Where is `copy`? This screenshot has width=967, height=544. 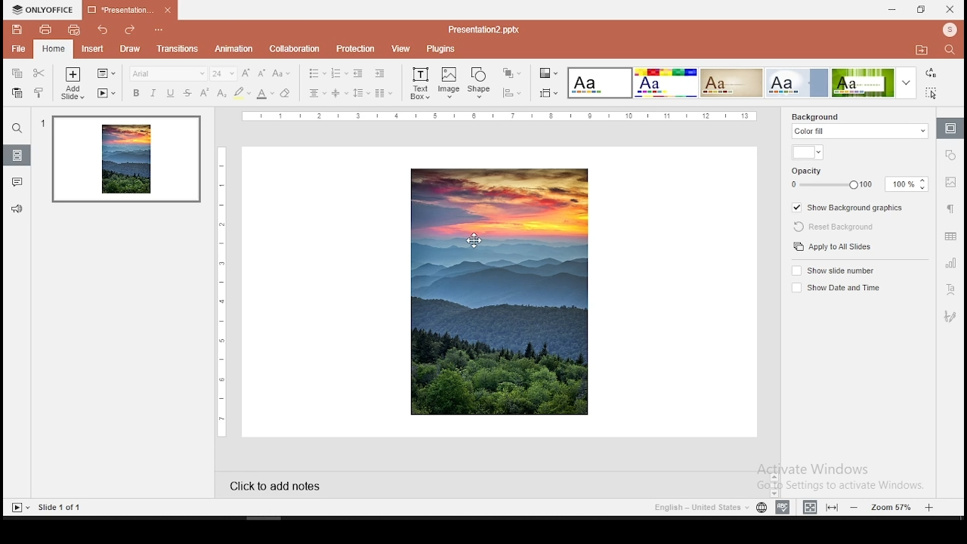
copy is located at coordinates (15, 74).